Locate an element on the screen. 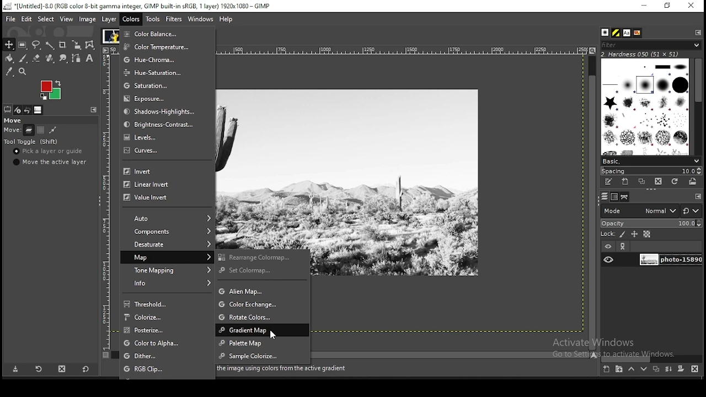  move layer one step up is located at coordinates (631, 369).